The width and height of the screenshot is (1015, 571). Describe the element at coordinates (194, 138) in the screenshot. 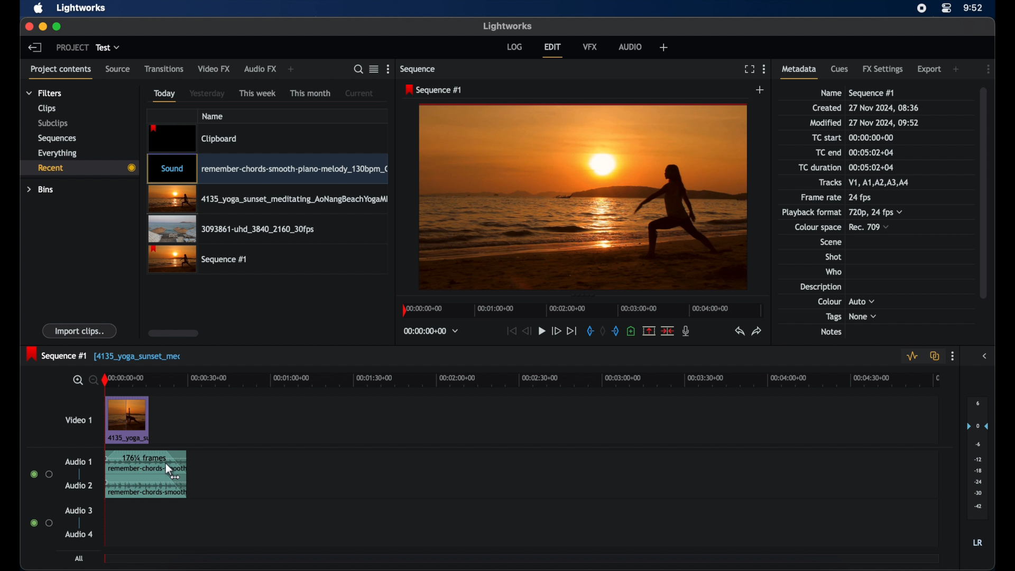

I see `video clip` at that location.